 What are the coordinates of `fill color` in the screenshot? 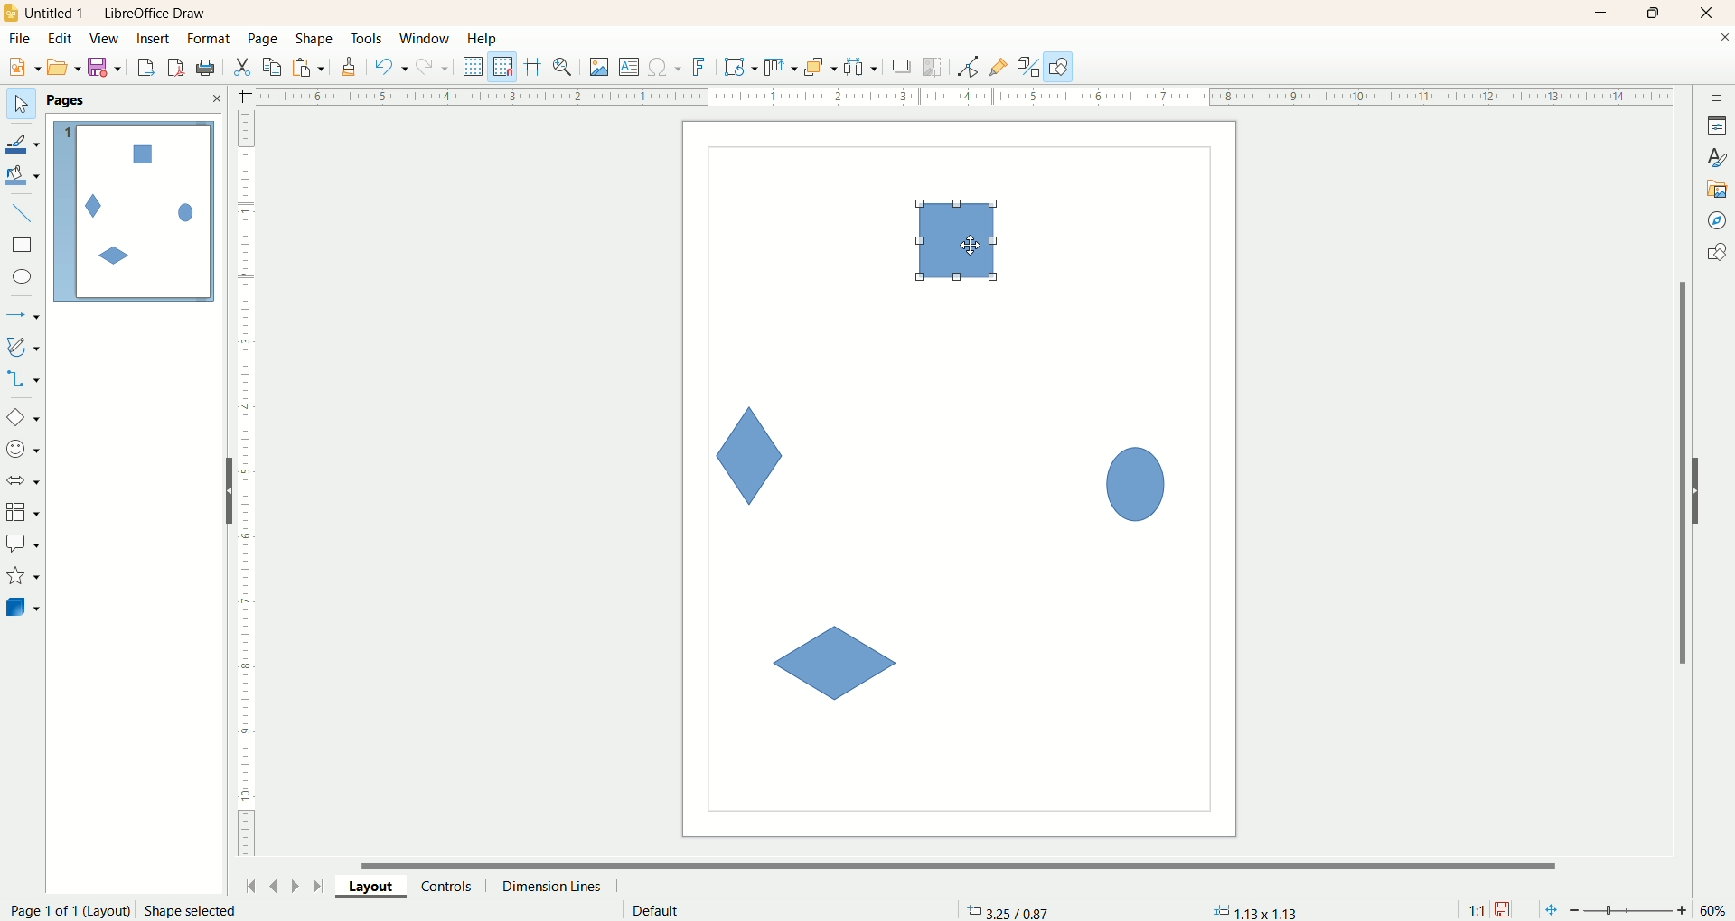 It's located at (24, 176).